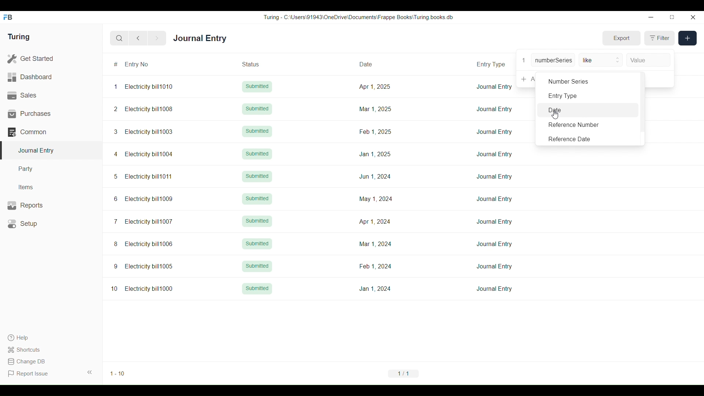 The height and width of the screenshot is (396, 704). Describe the element at coordinates (374, 221) in the screenshot. I see `Apr 1, 2024` at that location.